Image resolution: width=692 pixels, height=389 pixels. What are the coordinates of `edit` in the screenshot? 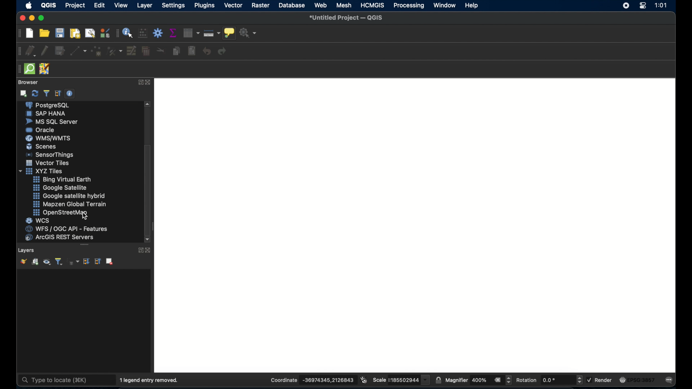 It's located at (99, 5).